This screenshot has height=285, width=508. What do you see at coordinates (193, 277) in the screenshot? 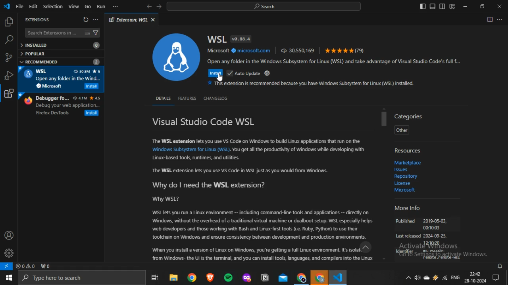
I see `google chrome` at bounding box center [193, 277].